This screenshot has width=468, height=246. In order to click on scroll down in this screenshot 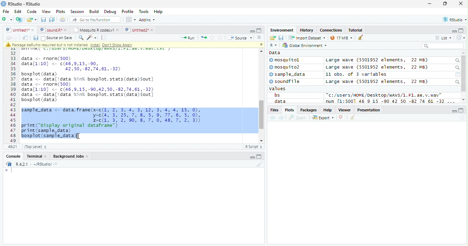, I will do `click(464, 100)`.